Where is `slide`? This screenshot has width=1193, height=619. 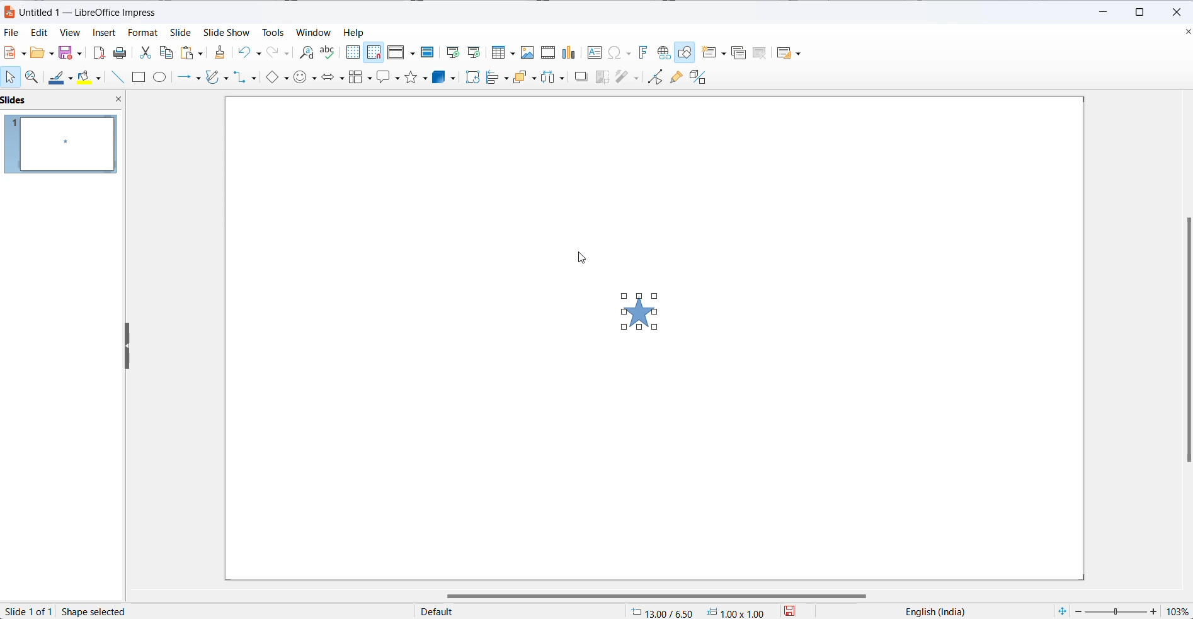
slide is located at coordinates (185, 32).